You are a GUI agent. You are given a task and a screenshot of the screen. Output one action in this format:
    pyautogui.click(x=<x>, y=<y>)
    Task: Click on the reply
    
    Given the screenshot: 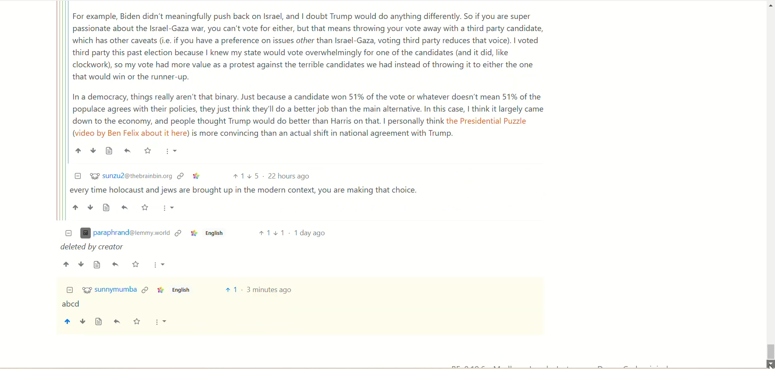 What is the action you would take?
    pyautogui.click(x=118, y=321)
    